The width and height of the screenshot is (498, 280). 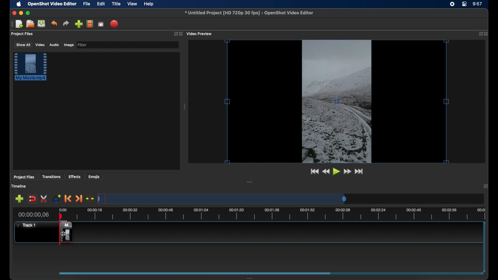 I want to click on 0.00, so click(x=63, y=209).